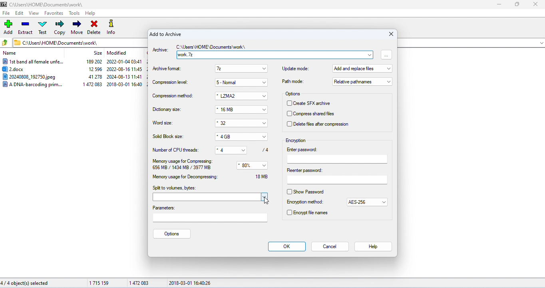  Describe the element at coordinates (56, 42) in the screenshot. I see `CAUsers\HOME\Documents\work\` at that location.